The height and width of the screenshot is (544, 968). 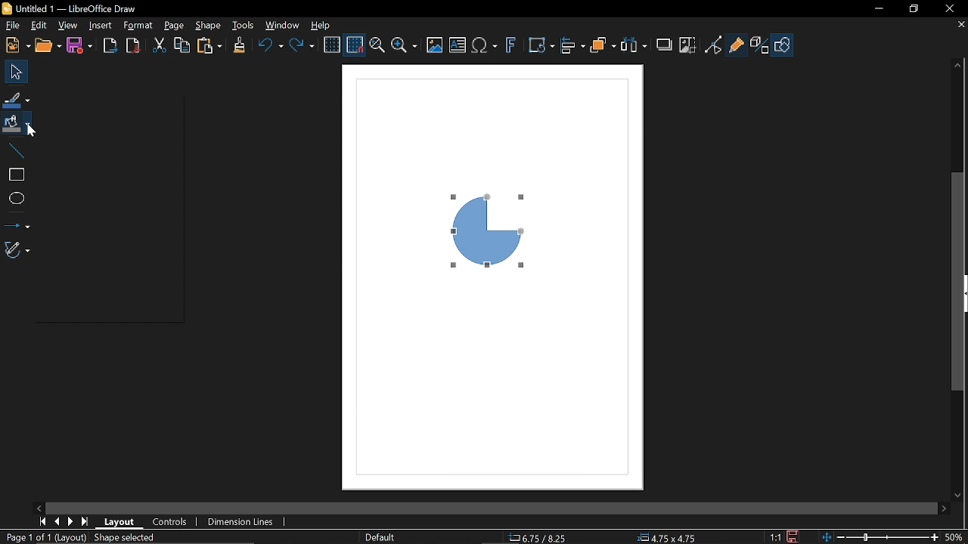 What do you see at coordinates (323, 26) in the screenshot?
I see `help` at bounding box center [323, 26].